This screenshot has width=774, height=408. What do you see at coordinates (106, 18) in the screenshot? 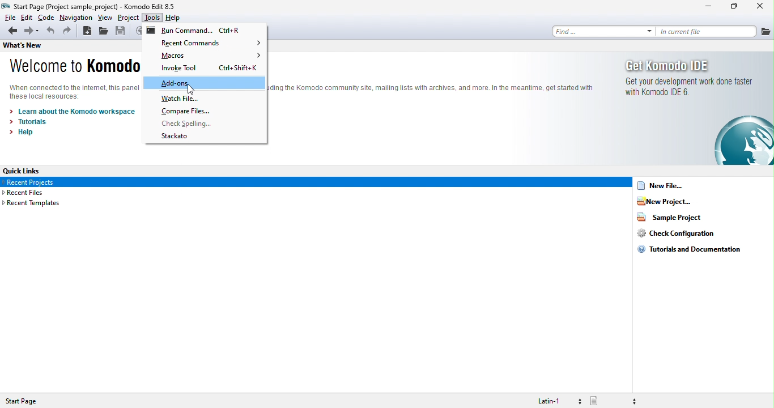
I see `view` at bounding box center [106, 18].